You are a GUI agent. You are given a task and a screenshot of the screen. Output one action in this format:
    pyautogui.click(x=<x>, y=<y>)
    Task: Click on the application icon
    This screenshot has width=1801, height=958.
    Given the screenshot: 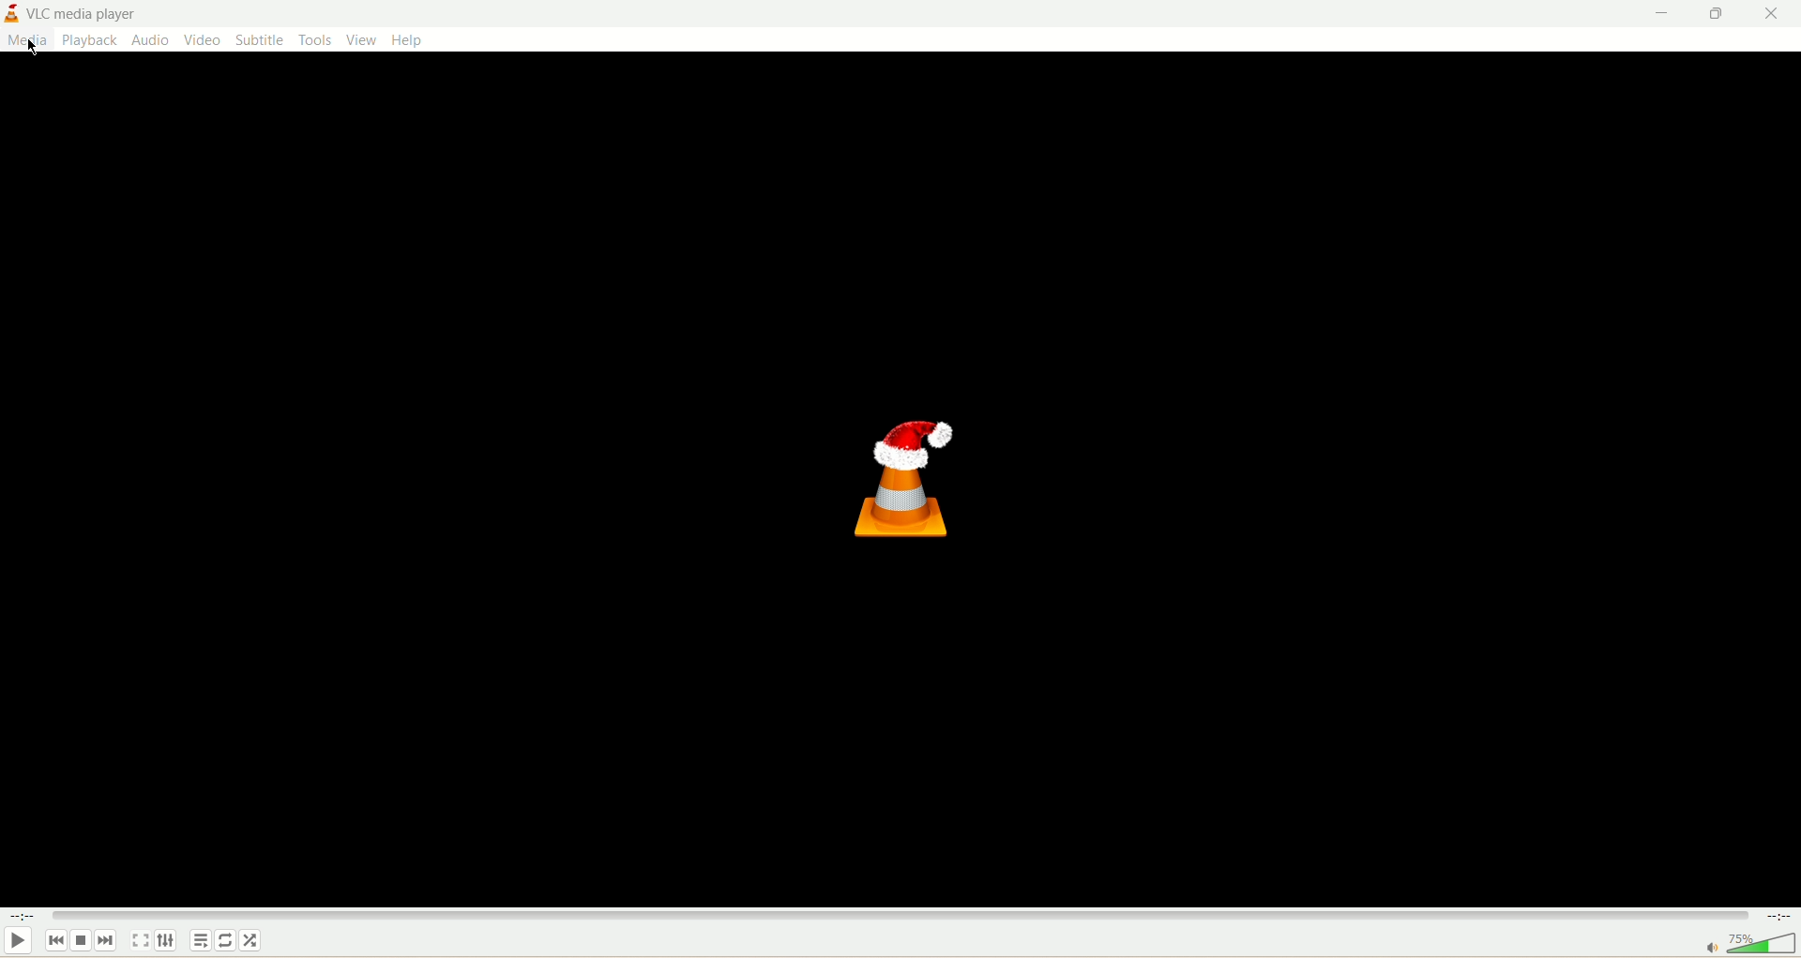 What is the action you would take?
    pyautogui.click(x=12, y=12)
    